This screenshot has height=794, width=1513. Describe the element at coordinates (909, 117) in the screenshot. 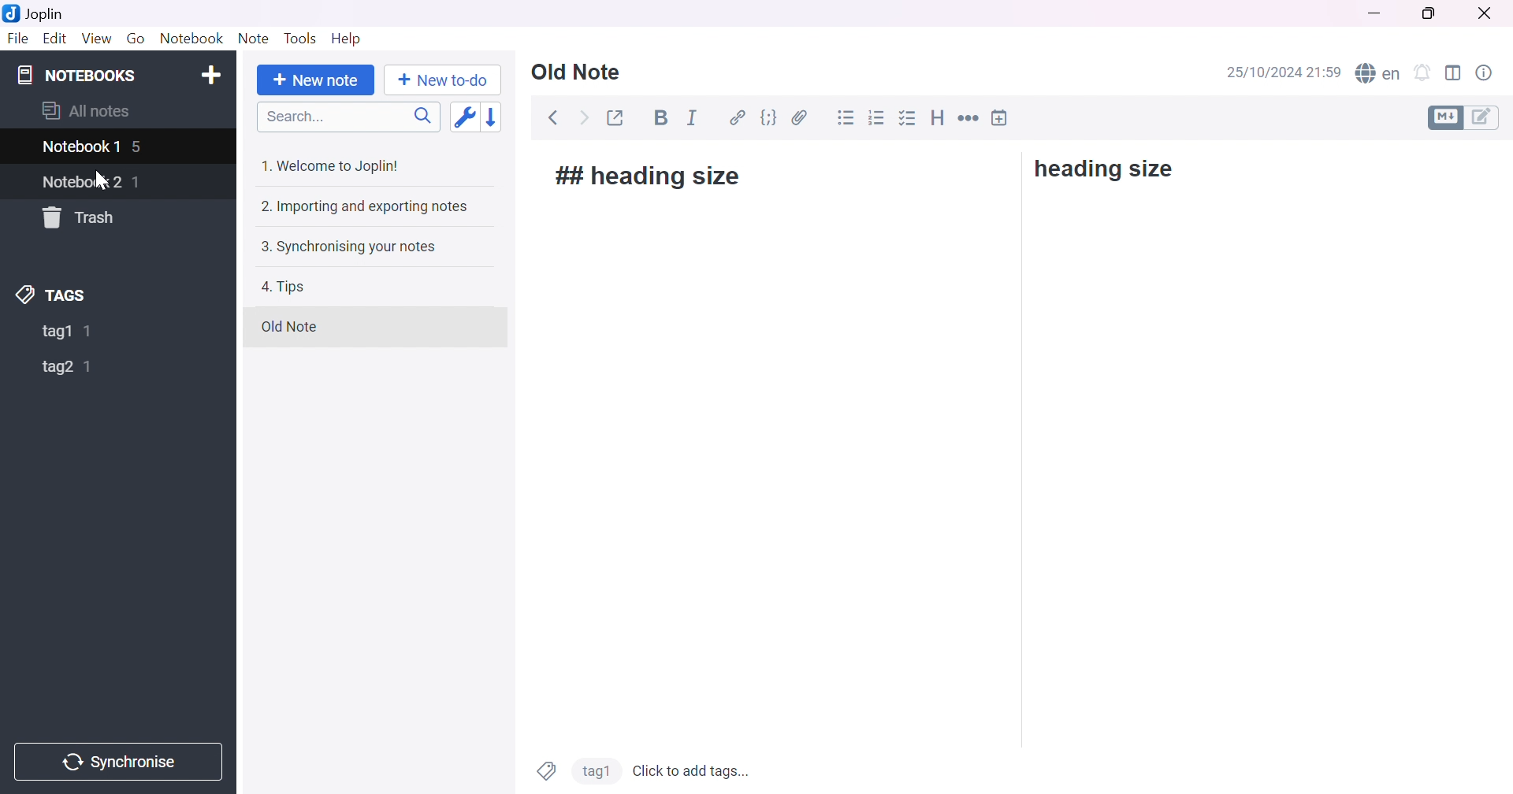

I see `Checkbox` at that location.